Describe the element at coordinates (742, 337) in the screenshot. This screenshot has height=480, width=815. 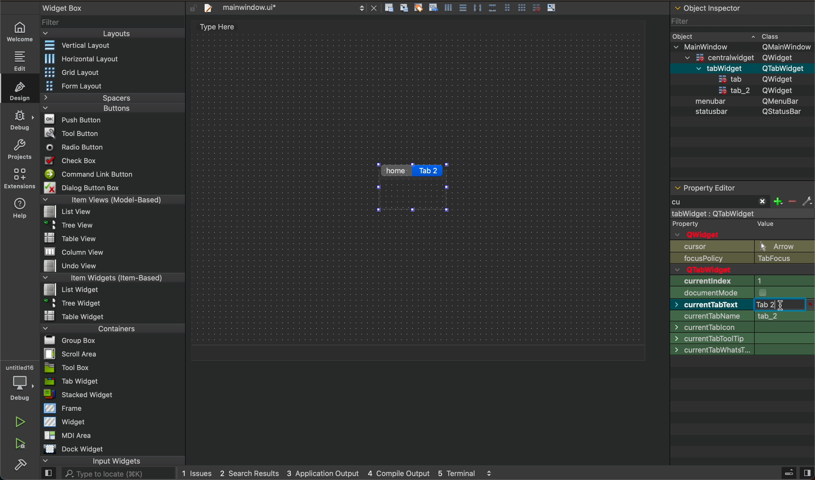
I see `base size` at that location.